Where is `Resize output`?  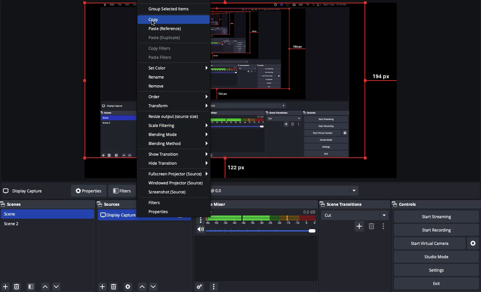
Resize output is located at coordinates (173, 117).